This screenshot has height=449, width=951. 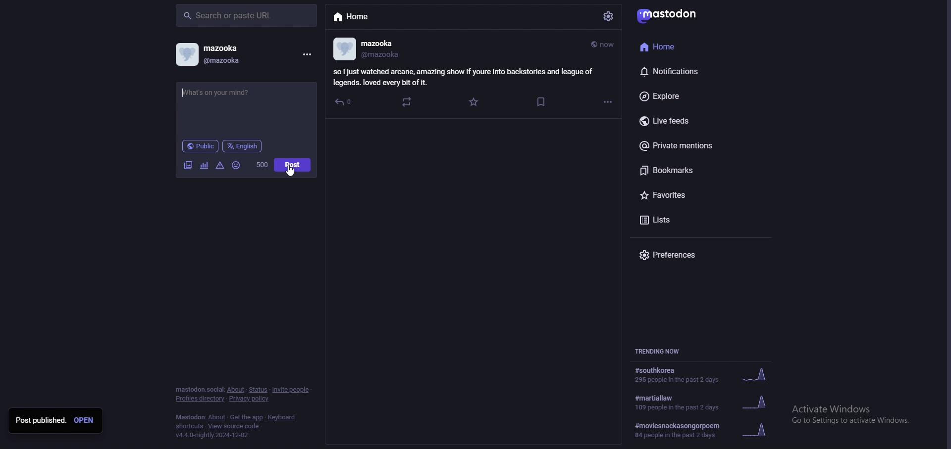 What do you see at coordinates (204, 166) in the screenshot?
I see `polls` at bounding box center [204, 166].